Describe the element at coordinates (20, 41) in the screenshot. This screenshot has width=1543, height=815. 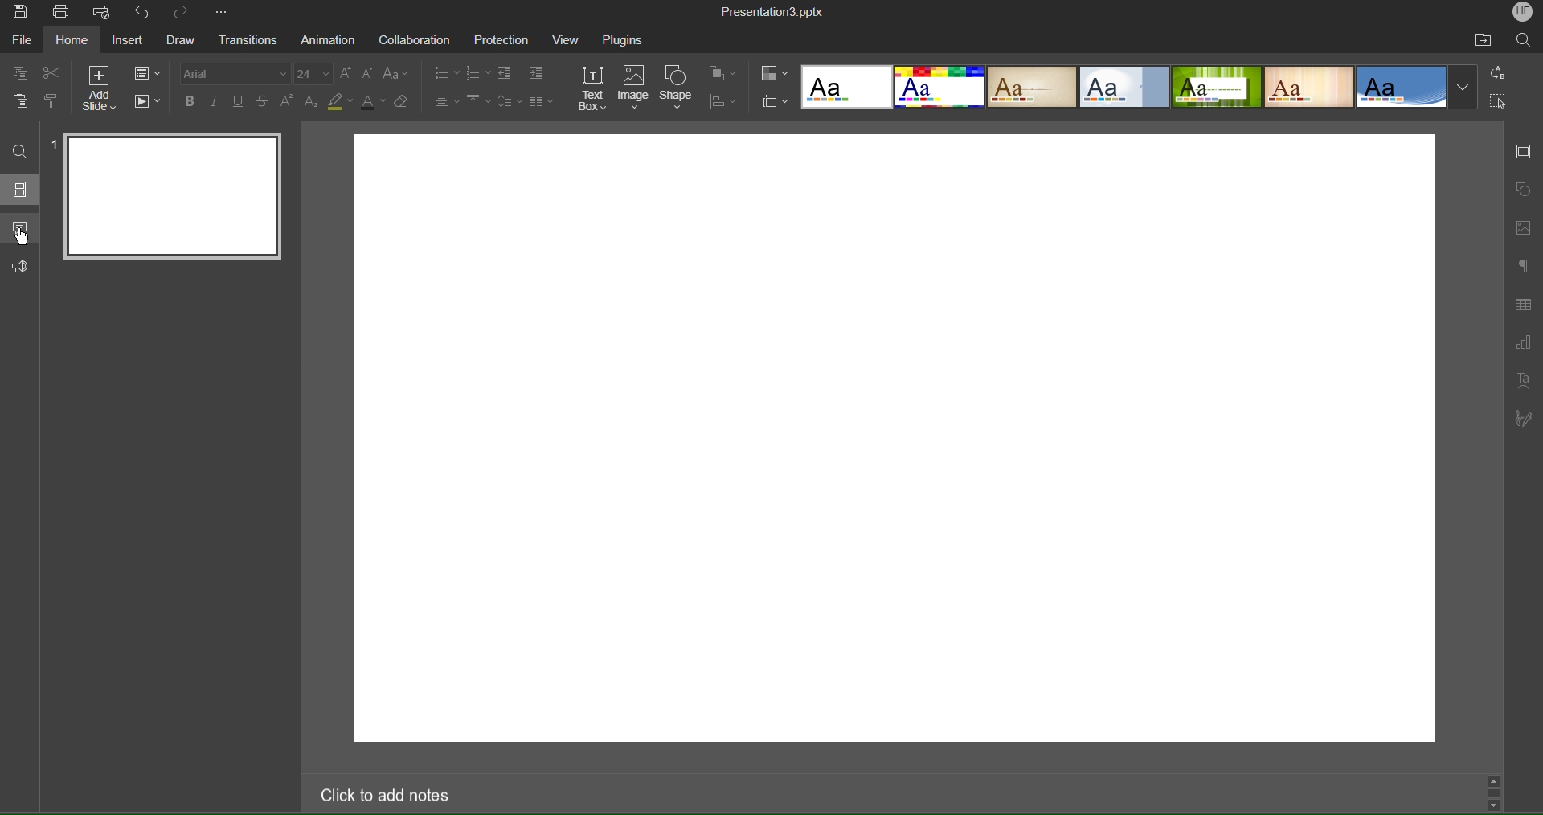
I see `File` at that location.